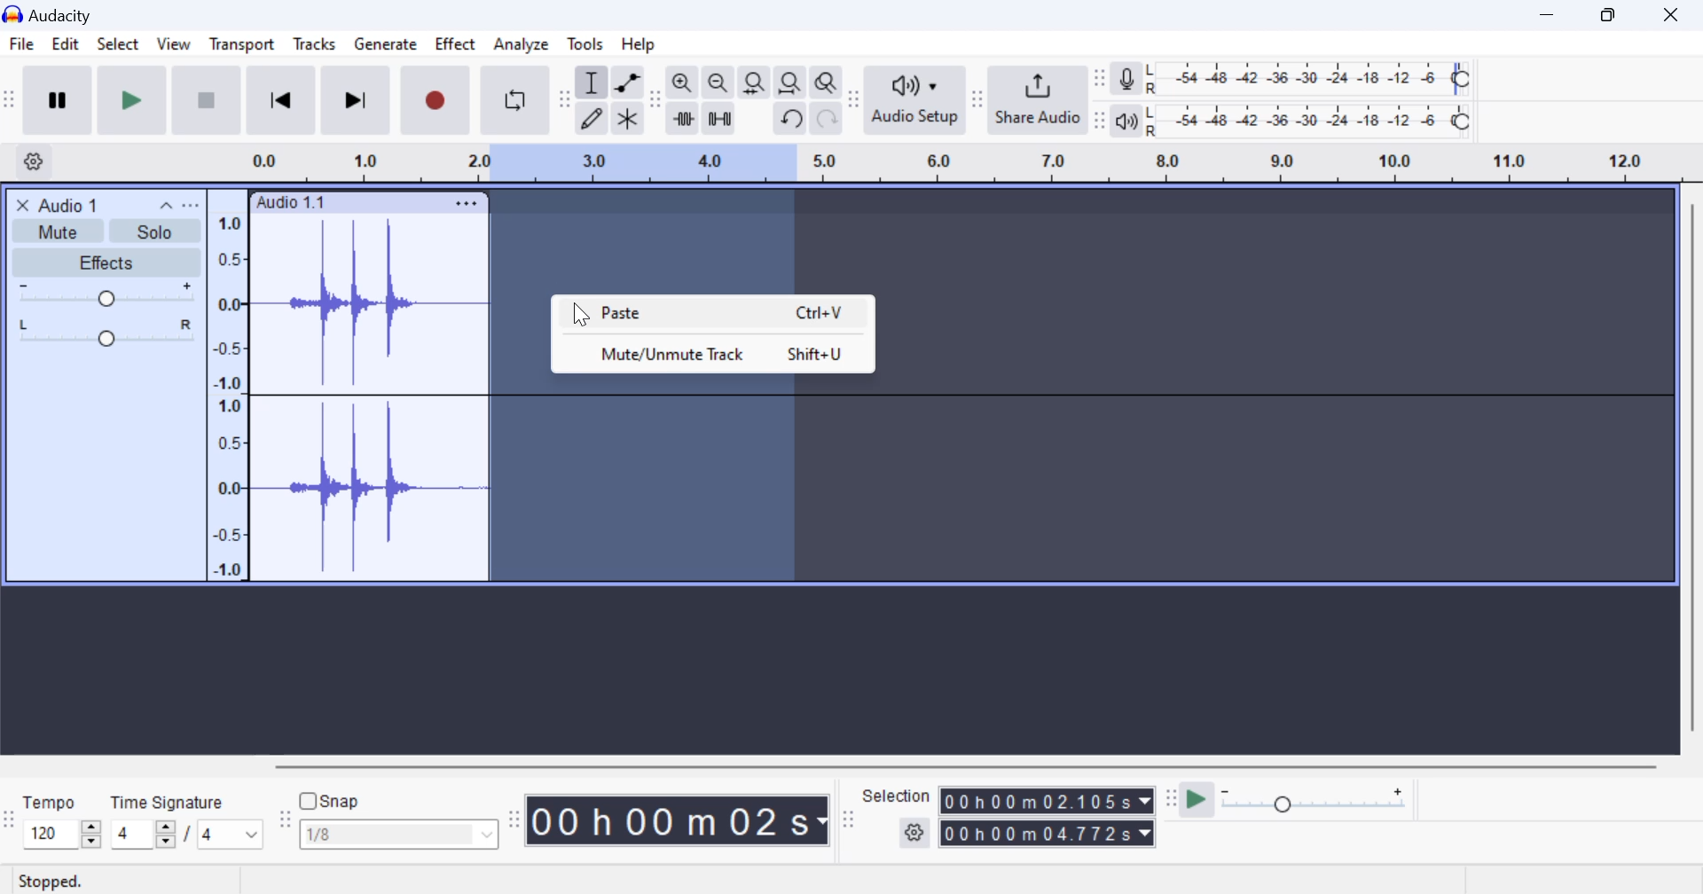  What do you see at coordinates (579, 315) in the screenshot?
I see `Cursor Position` at bounding box center [579, 315].